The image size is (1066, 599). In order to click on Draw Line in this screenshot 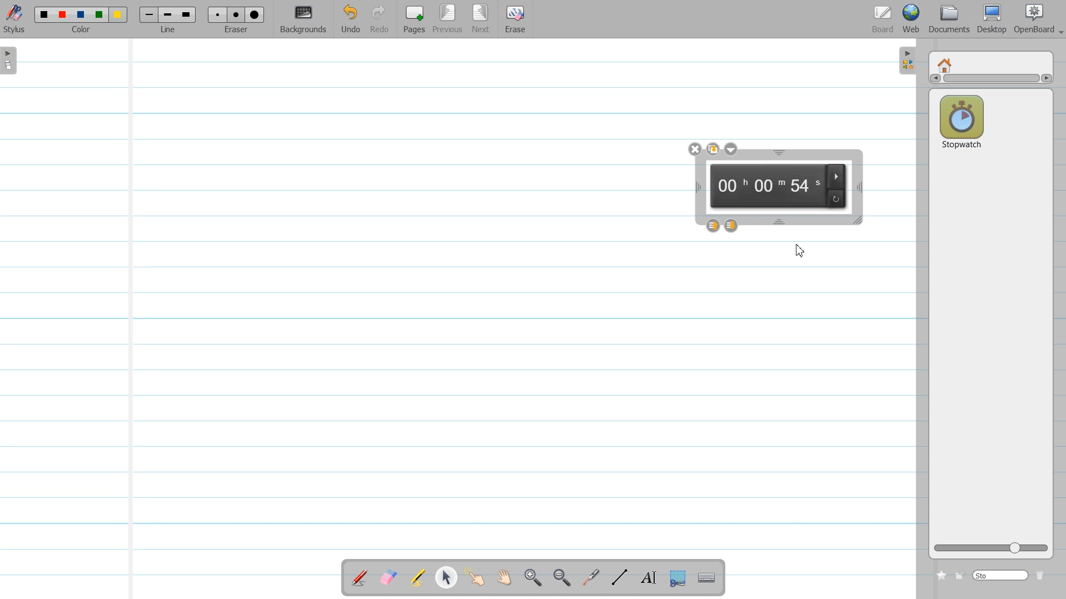, I will do `click(620, 578)`.